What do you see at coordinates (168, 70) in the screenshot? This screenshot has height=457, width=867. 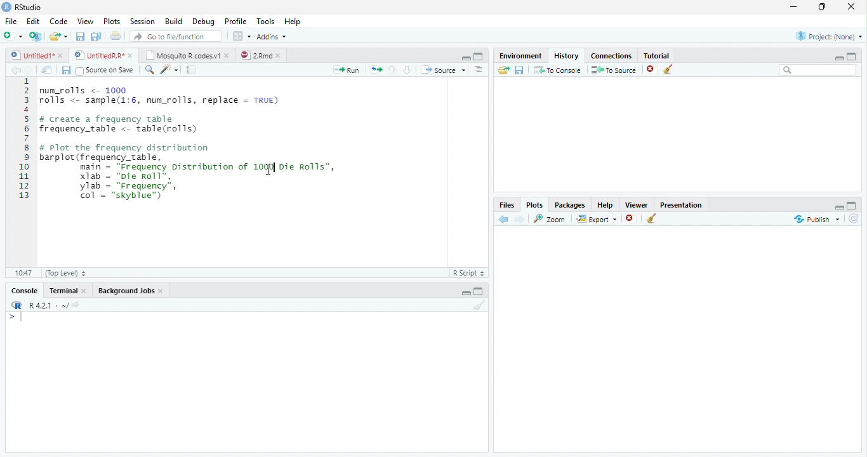 I see `Code Tools` at bounding box center [168, 70].